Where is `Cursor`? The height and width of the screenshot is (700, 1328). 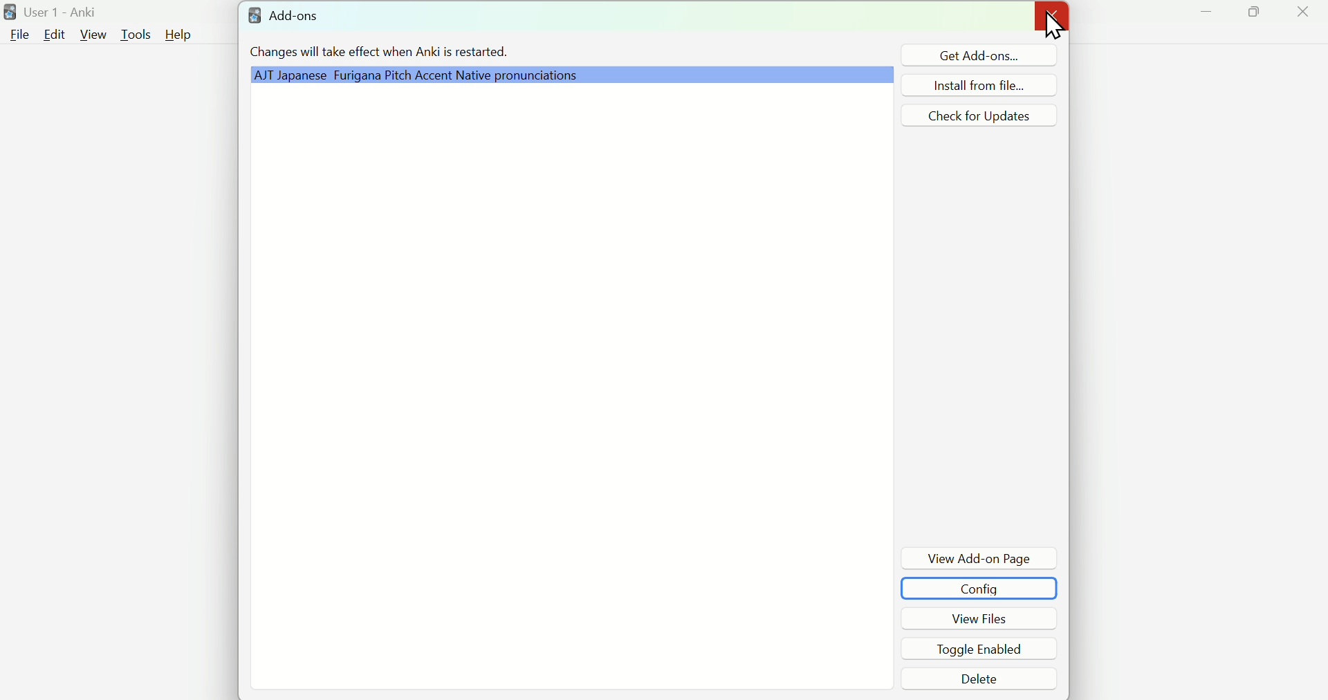
Cursor is located at coordinates (1050, 21).